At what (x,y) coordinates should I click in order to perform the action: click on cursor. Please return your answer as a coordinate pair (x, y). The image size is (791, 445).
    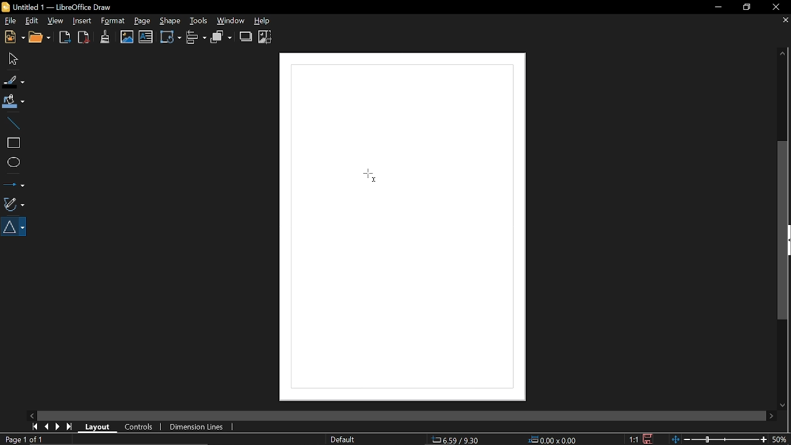
    Looking at the image, I should click on (371, 176).